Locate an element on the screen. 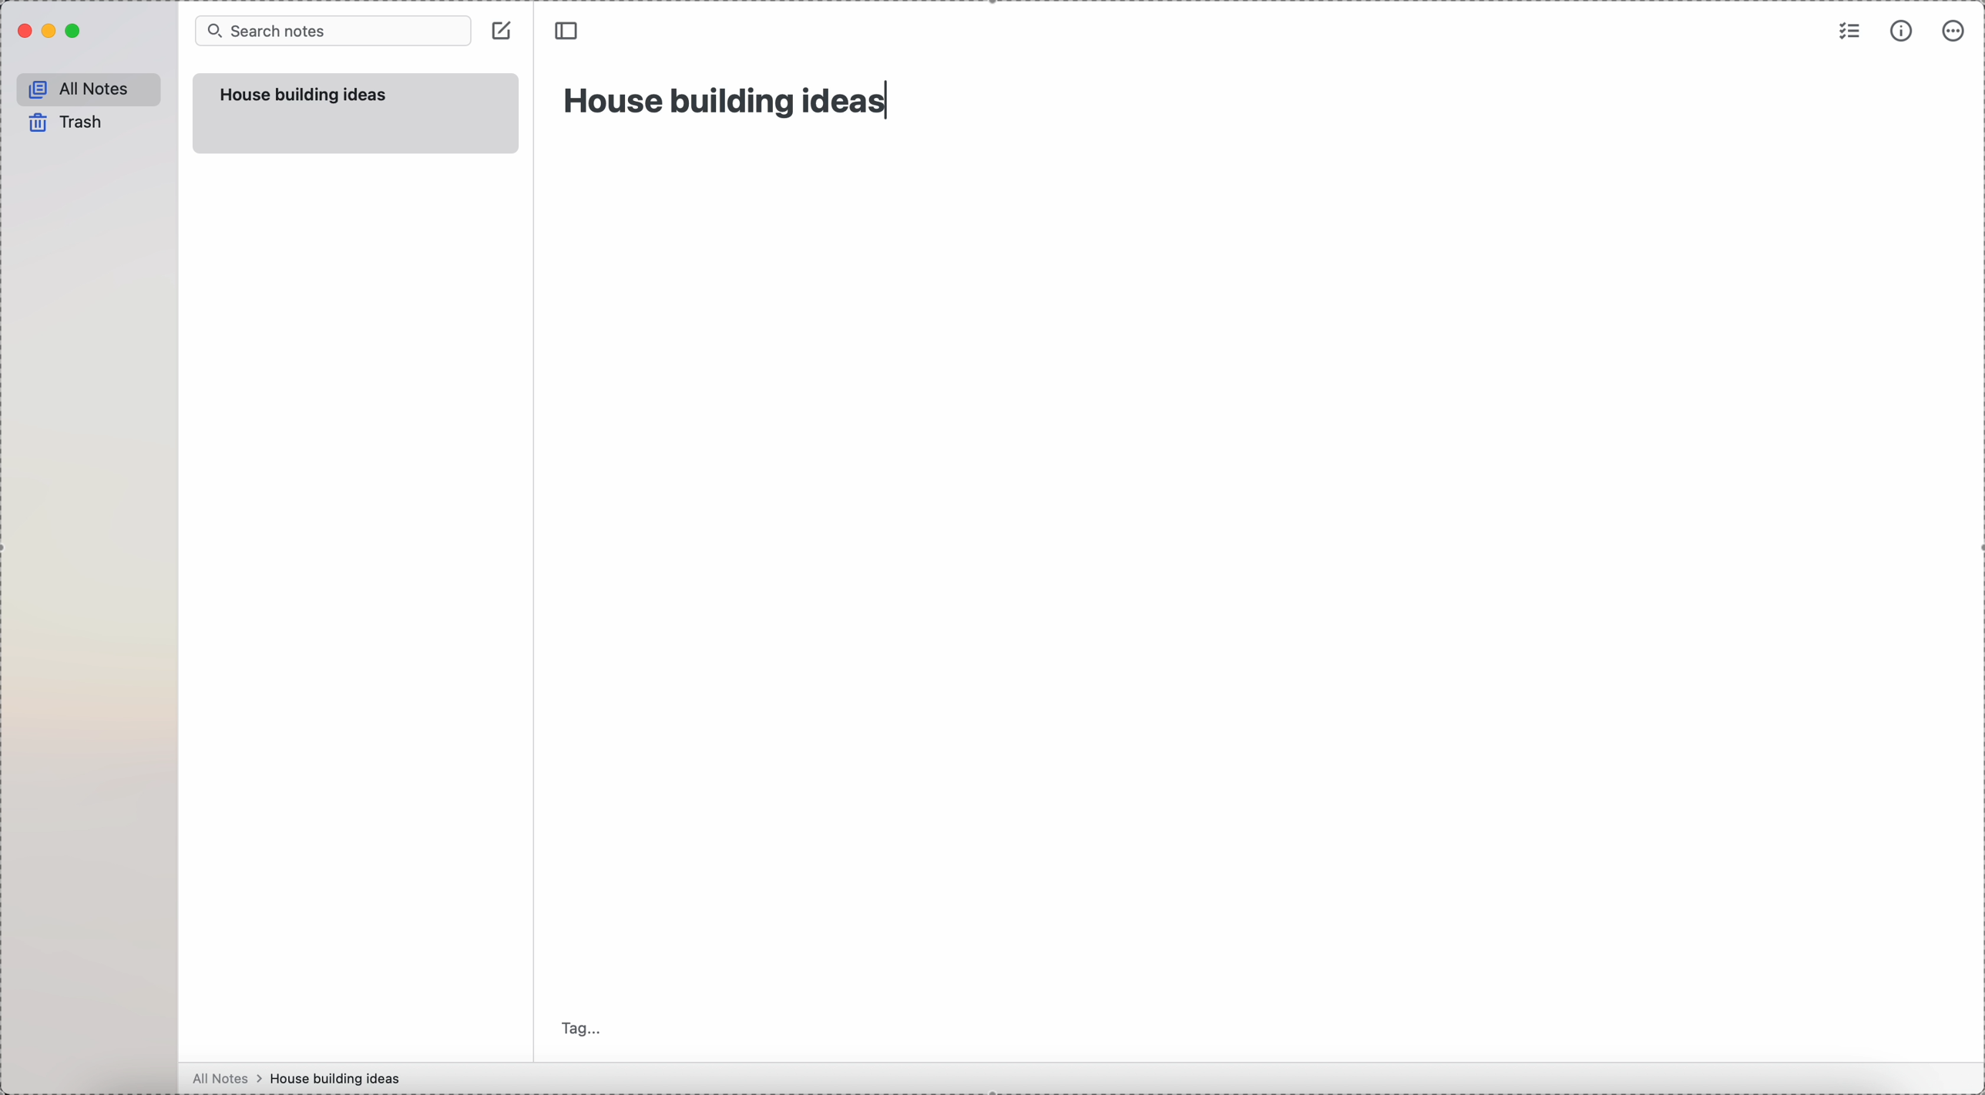  check list is located at coordinates (1847, 33).